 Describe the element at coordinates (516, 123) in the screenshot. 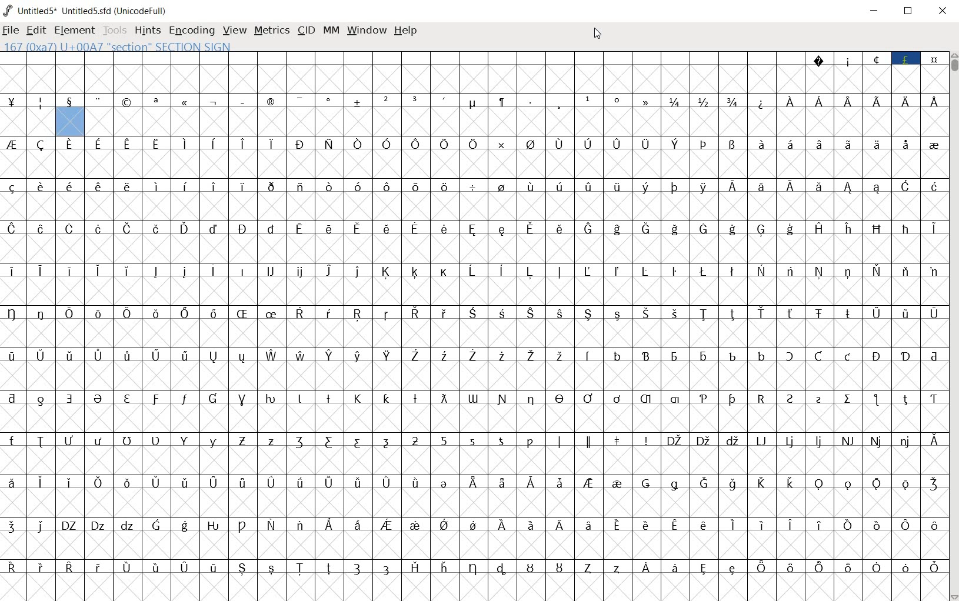

I see `empty cells` at that location.